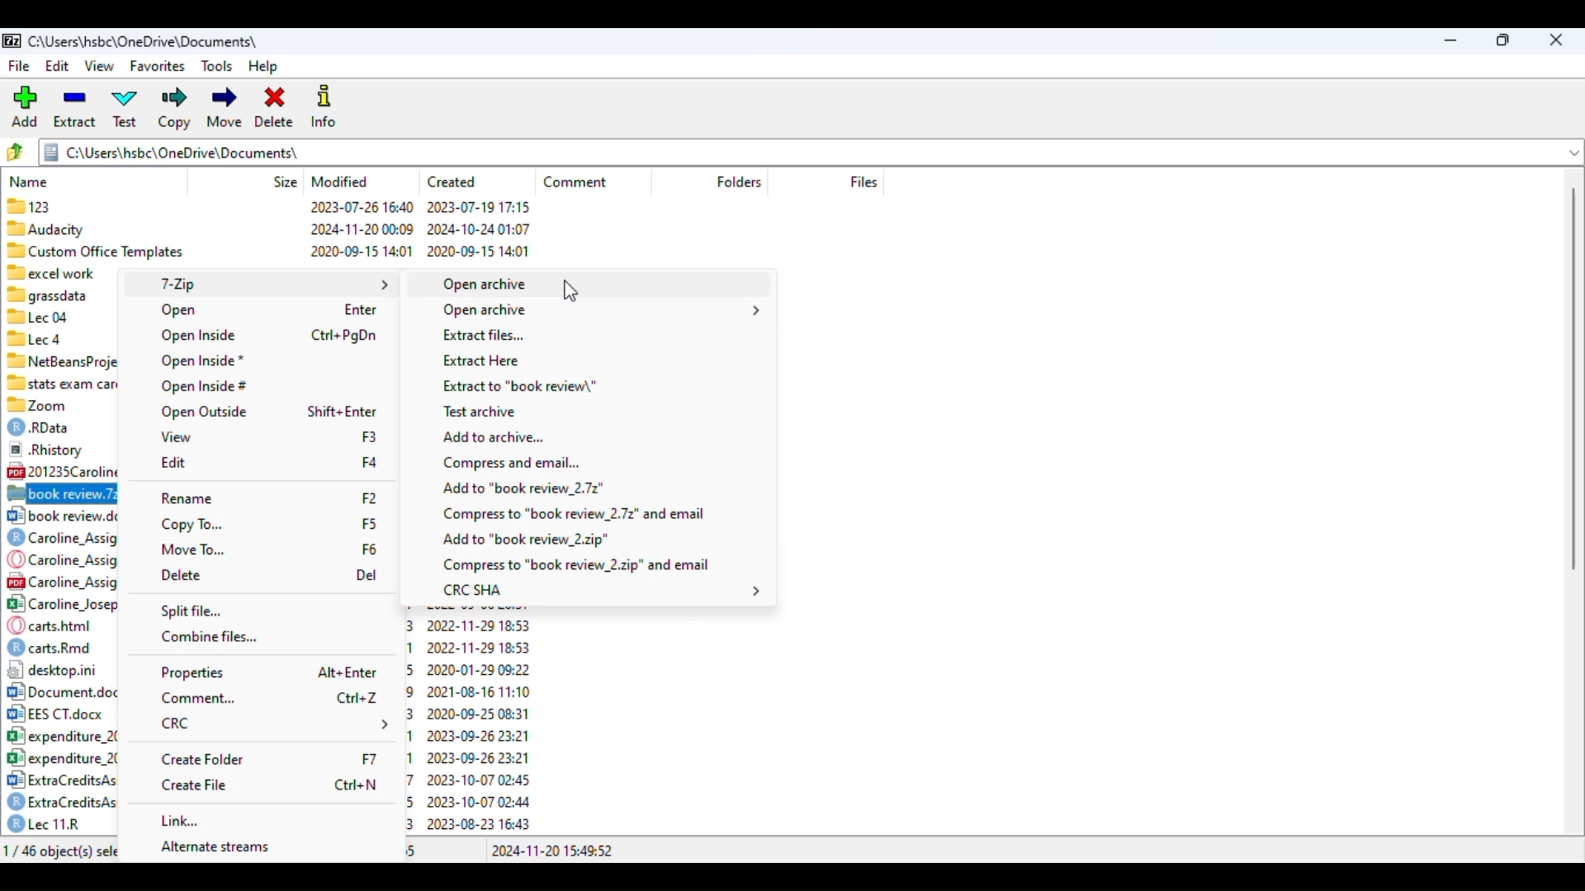 Image resolution: width=1585 pixels, height=891 pixels. Describe the element at coordinates (601, 592) in the screenshot. I see `CRC SHA` at that location.